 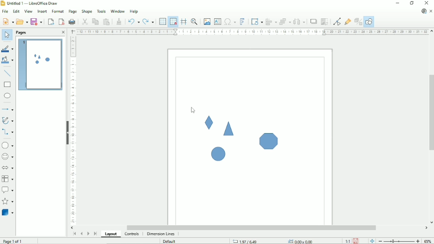 What do you see at coordinates (431, 222) in the screenshot?
I see `Vertical scroll button` at bounding box center [431, 222].